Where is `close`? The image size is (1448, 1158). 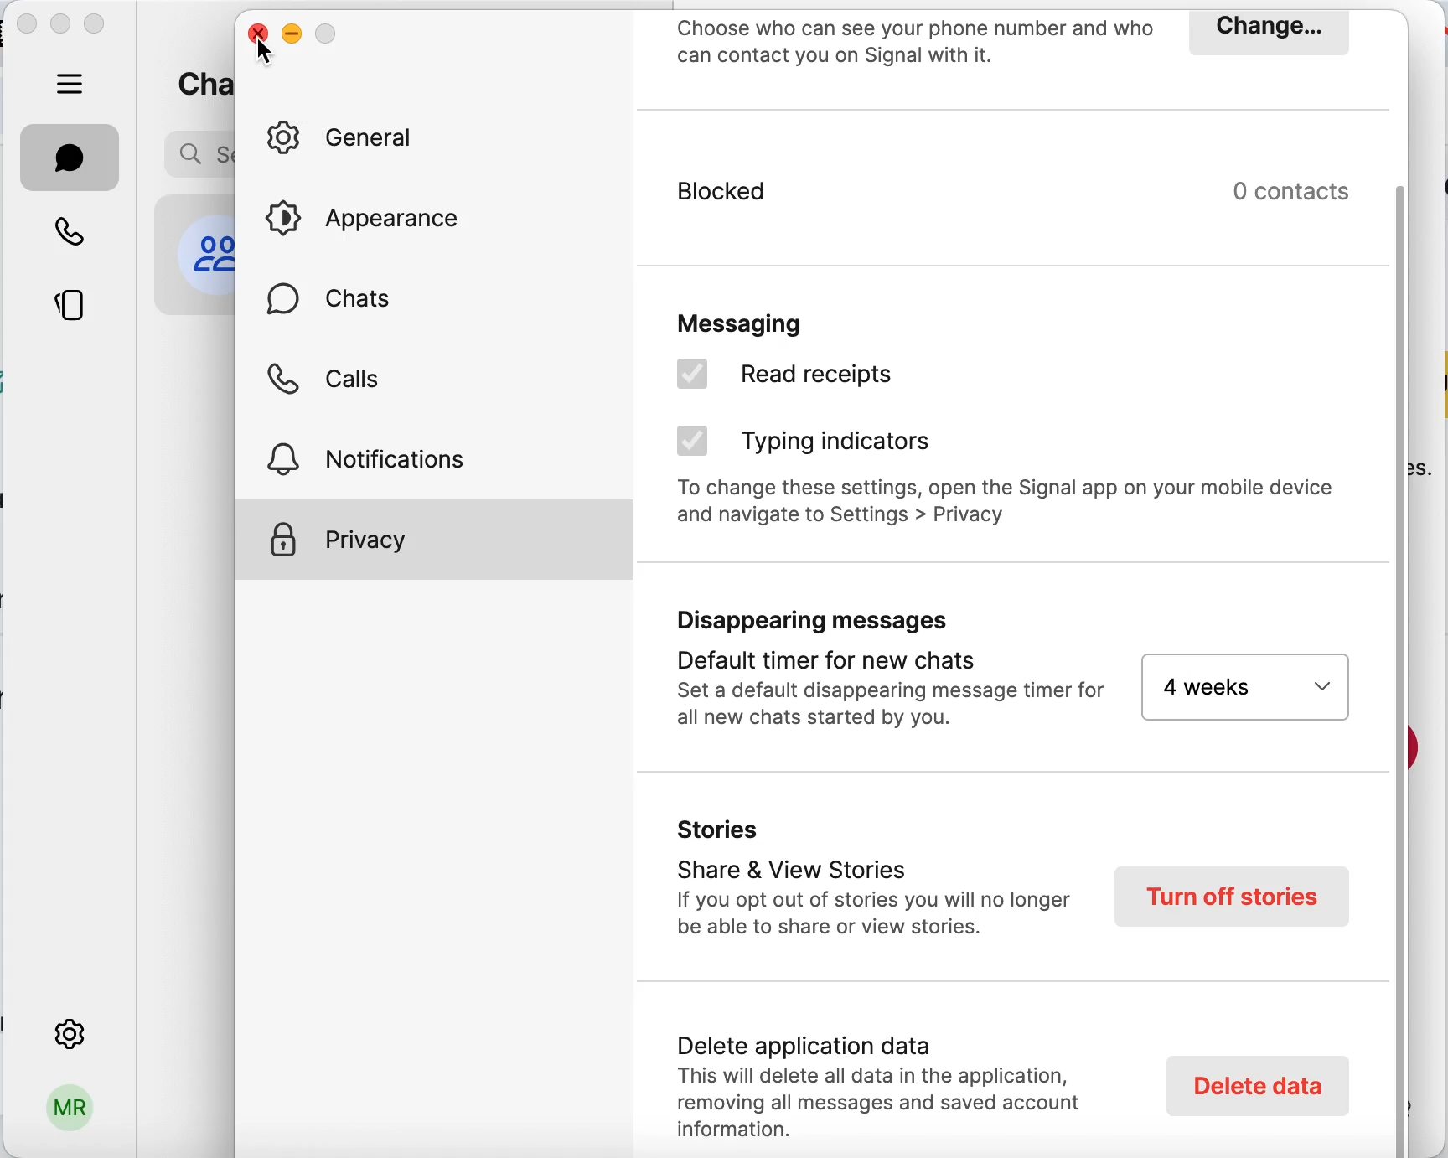 close is located at coordinates (254, 28).